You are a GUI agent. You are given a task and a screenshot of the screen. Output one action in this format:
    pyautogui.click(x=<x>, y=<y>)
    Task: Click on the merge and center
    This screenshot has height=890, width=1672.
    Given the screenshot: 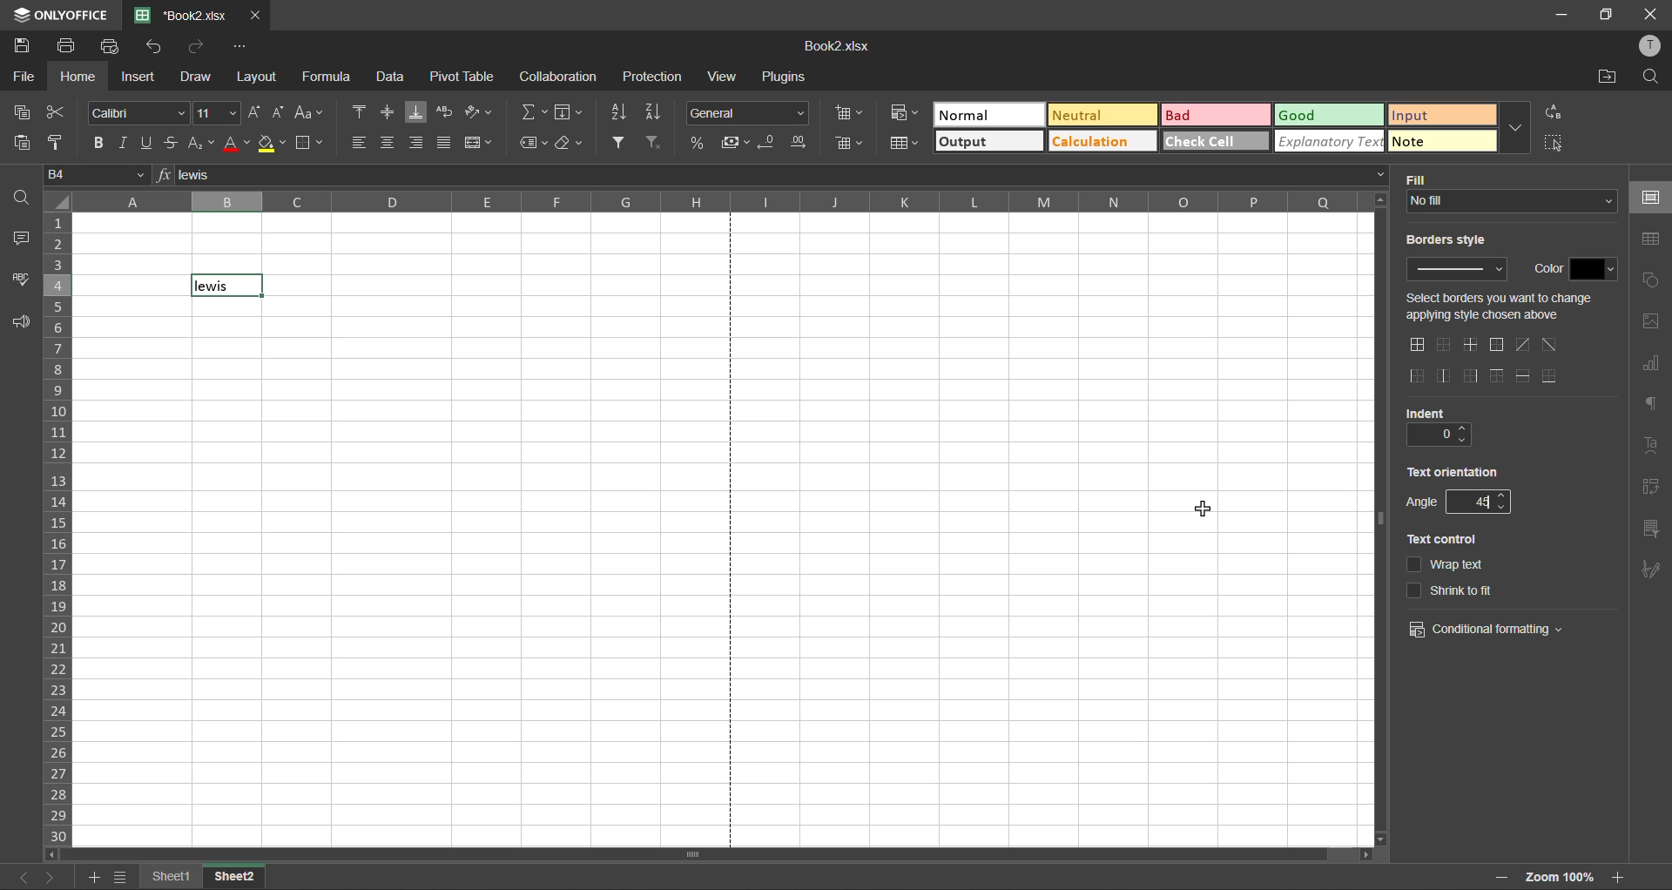 What is the action you would take?
    pyautogui.click(x=477, y=142)
    